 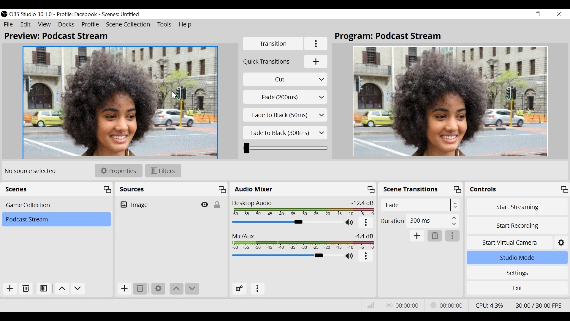 I want to click on Cursor, so click(x=175, y=96).